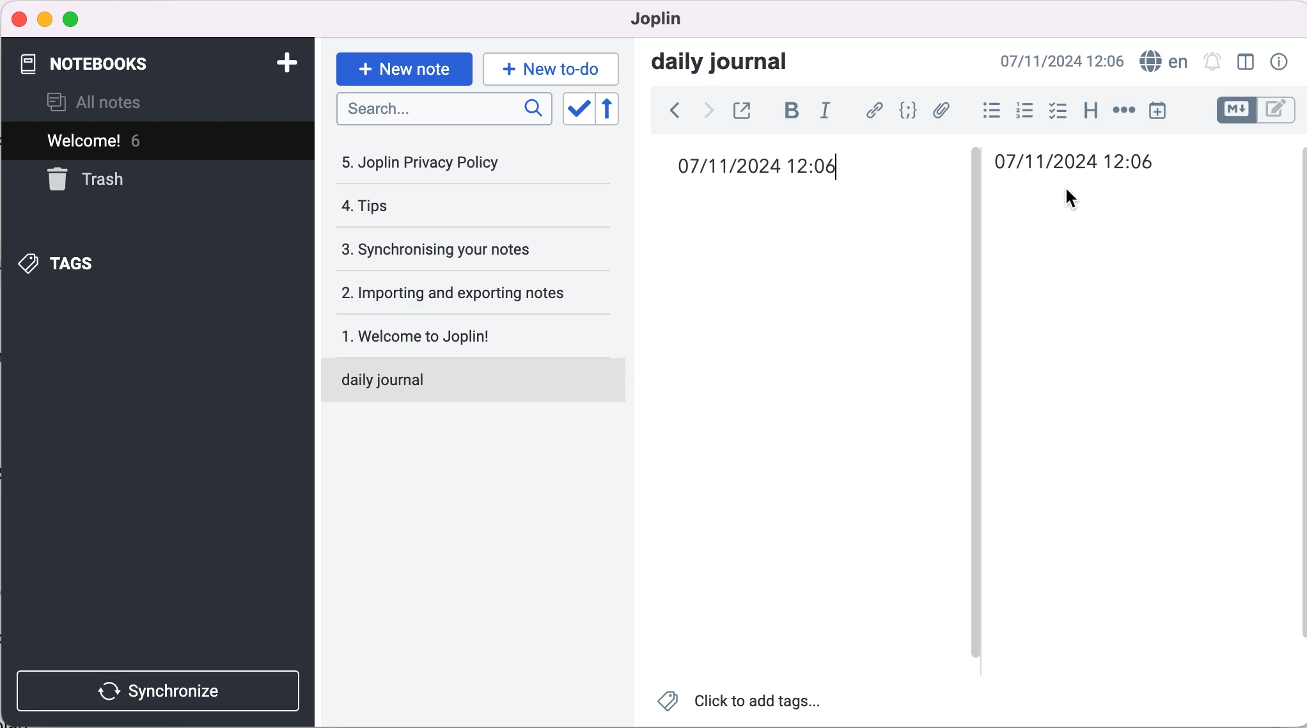 The height and width of the screenshot is (728, 1307). What do you see at coordinates (1245, 62) in the screenshot?
I see `toggle editor layout` at bounding box center [1245, 62].